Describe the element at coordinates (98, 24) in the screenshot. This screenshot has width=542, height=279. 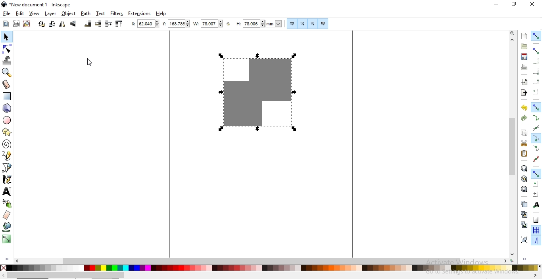
I see `lower selection by one step` at that location.